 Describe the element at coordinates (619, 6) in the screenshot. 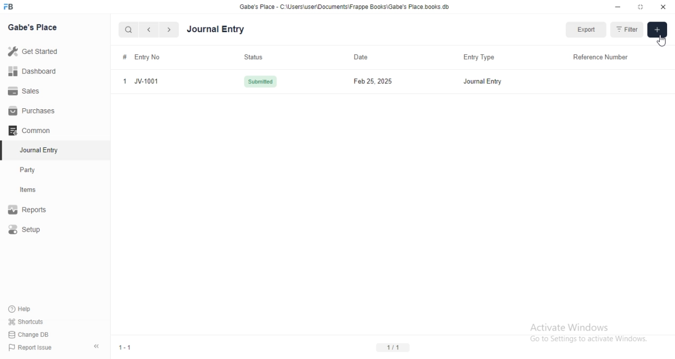

I see `minimize` at that location.